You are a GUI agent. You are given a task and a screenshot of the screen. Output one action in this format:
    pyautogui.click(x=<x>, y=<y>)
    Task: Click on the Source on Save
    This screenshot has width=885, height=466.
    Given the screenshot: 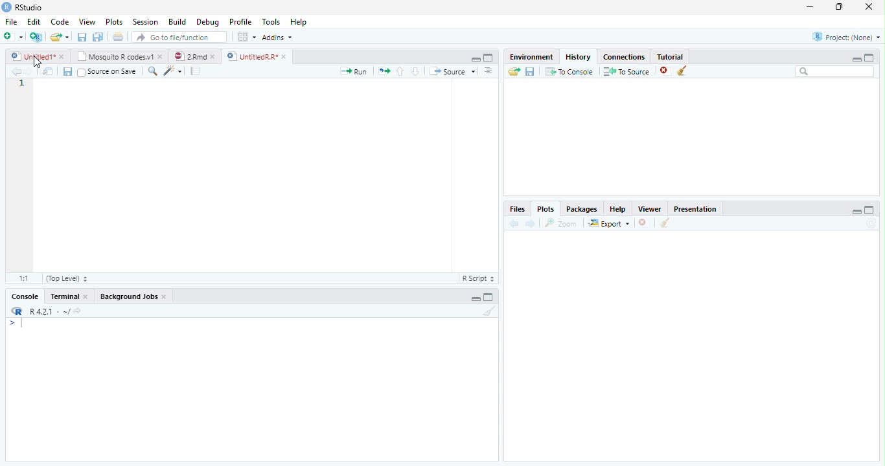 What is the action you would take?
    pyautogui.click(x=108, y=71)
    